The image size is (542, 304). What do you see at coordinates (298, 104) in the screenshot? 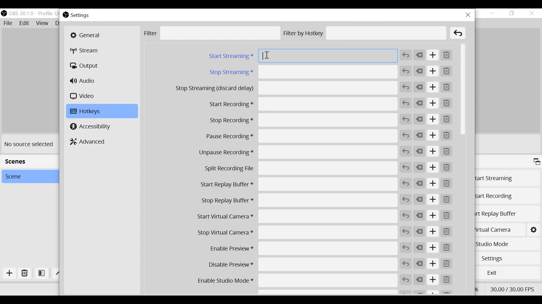
I see `Start Recording` at bounding box center [298, 104].